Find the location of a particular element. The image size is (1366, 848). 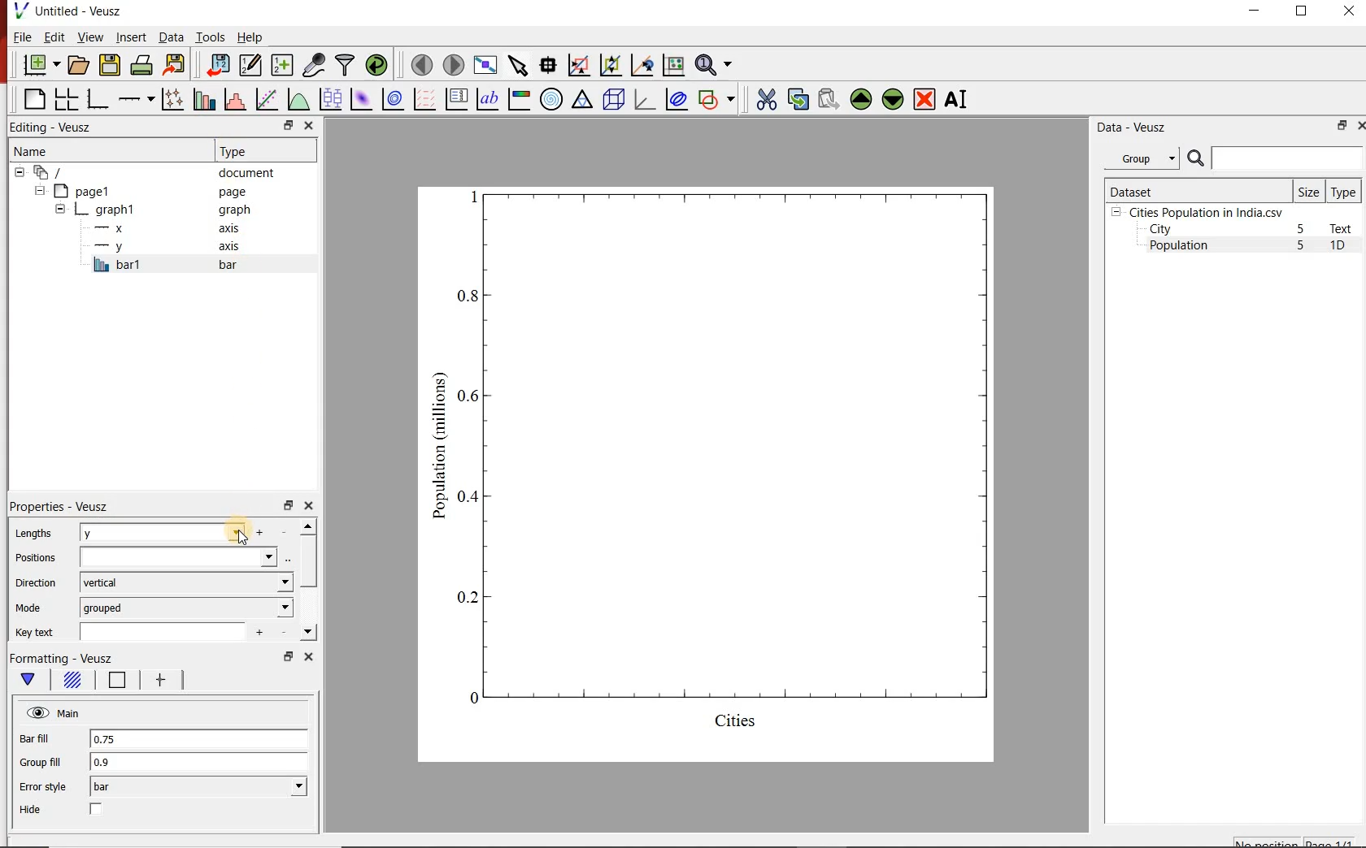

bar is located at coordinates (198, 787).